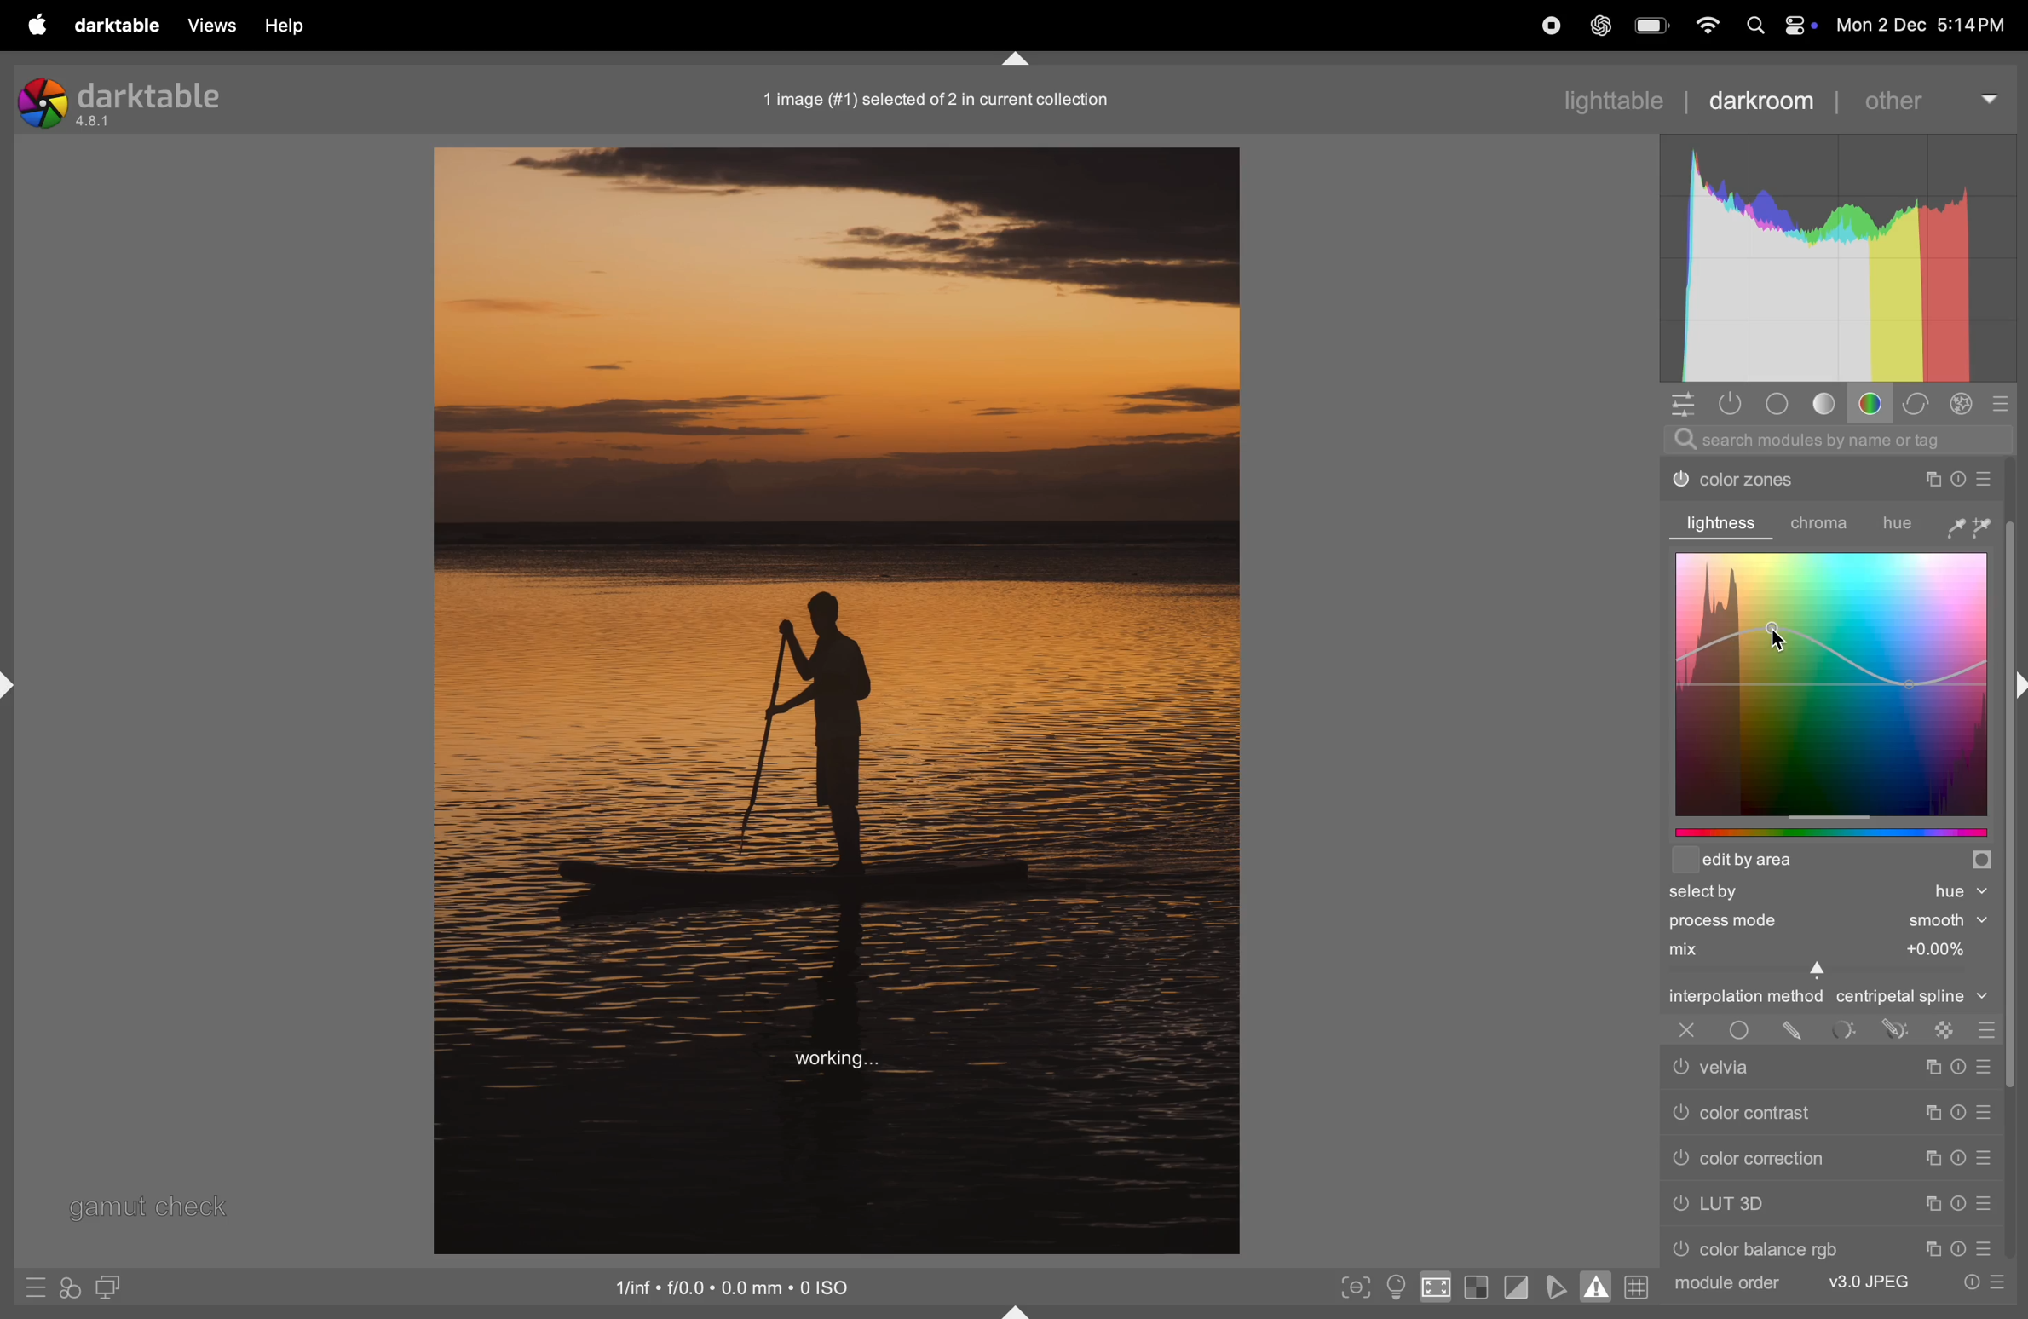  Describe the element at coordinates (1959, 1203) in the screenshot. I see `Timer` at that location.